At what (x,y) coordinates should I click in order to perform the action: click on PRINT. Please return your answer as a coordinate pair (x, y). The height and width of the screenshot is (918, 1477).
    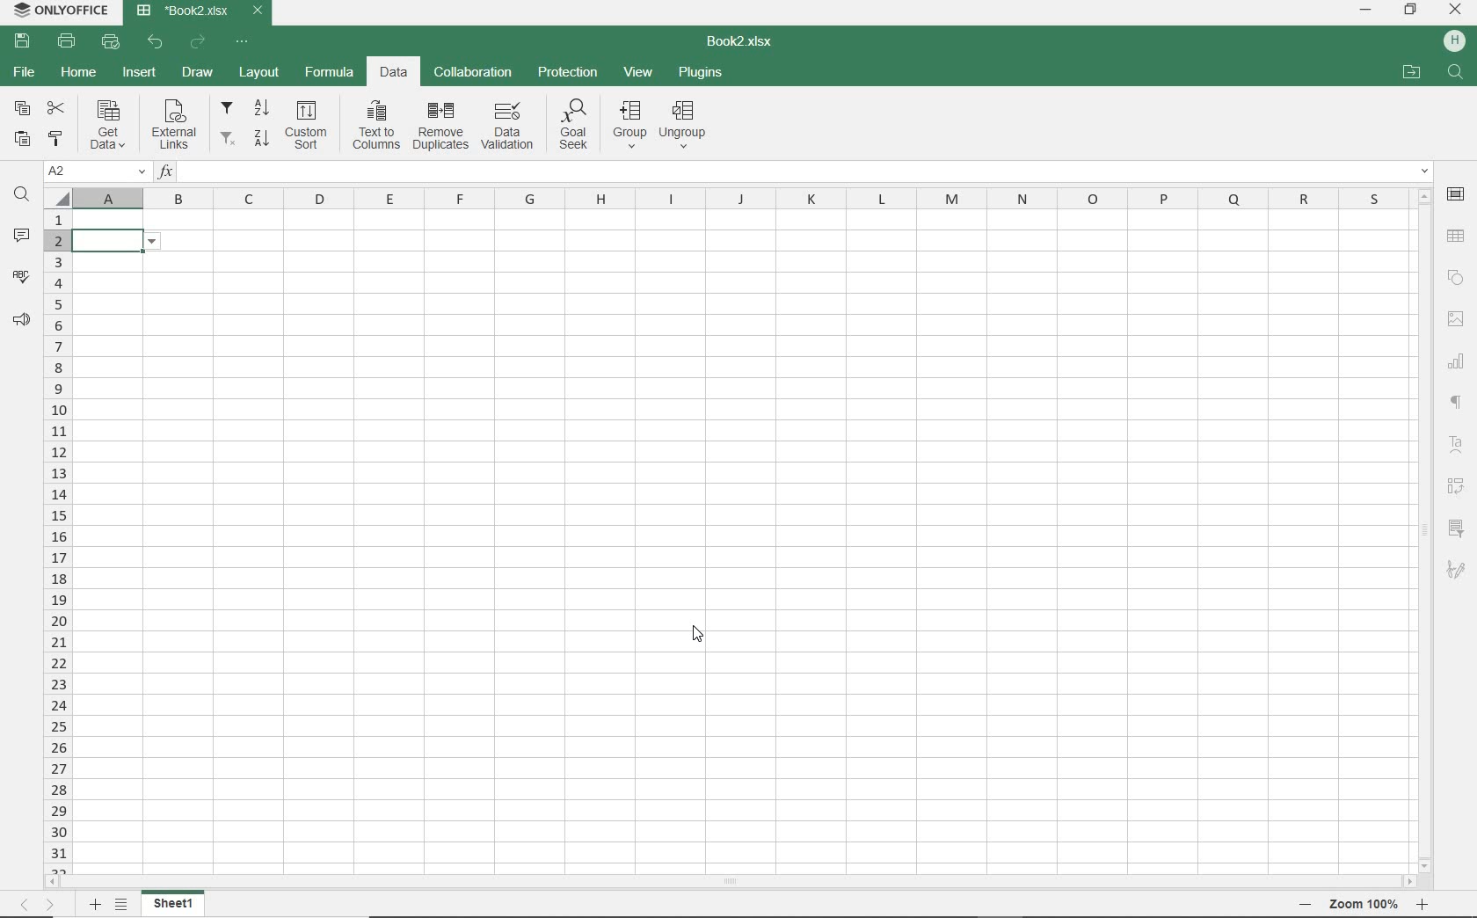
    Looking at the image, I should click on (67, 42).